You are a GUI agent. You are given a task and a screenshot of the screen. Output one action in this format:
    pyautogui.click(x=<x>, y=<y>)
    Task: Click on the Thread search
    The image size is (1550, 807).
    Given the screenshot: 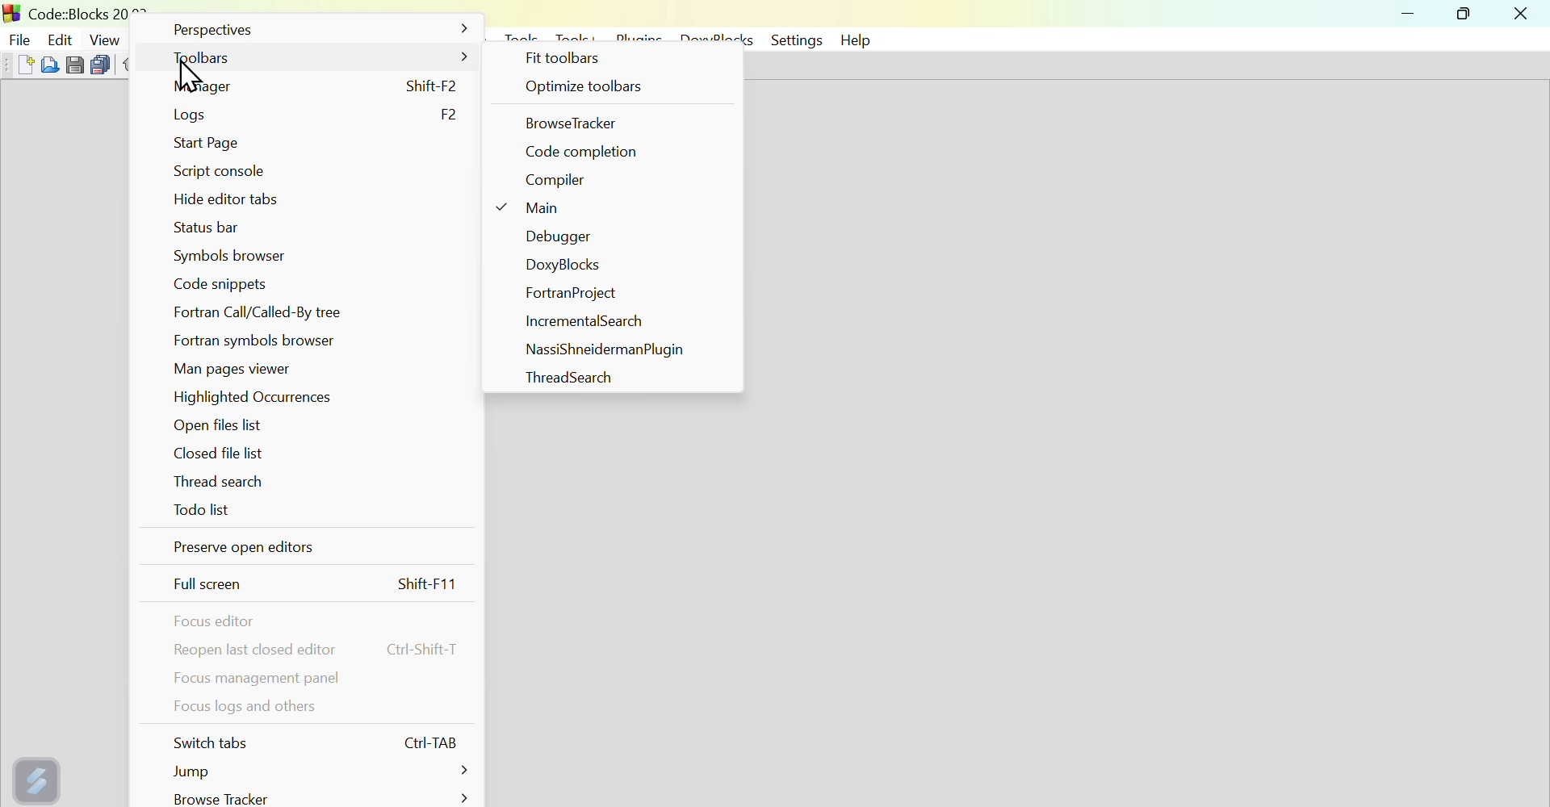 What is the action you would take?
    pyautogui.click(x=558, y=378)
    